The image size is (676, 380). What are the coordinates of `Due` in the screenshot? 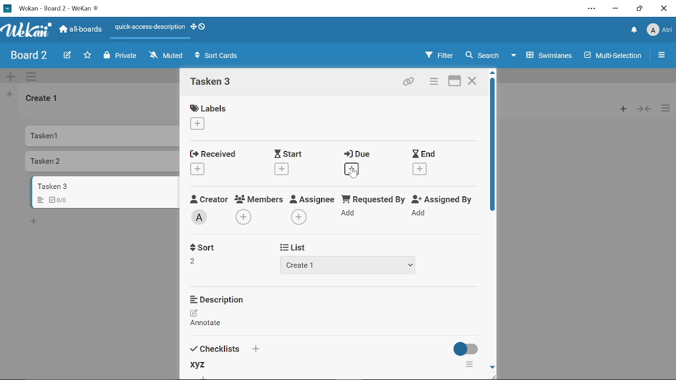 It's located at (356, 155).